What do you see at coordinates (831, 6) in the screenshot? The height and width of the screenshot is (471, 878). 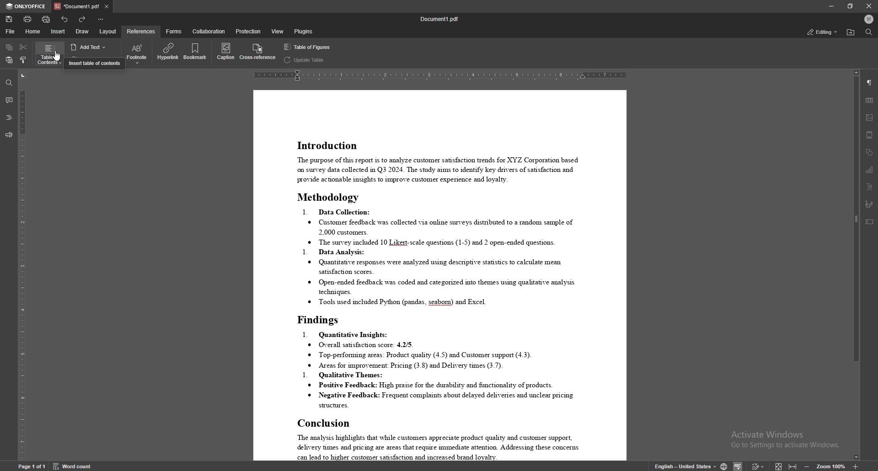 I see `minimize` at bounding box center [831, 6].